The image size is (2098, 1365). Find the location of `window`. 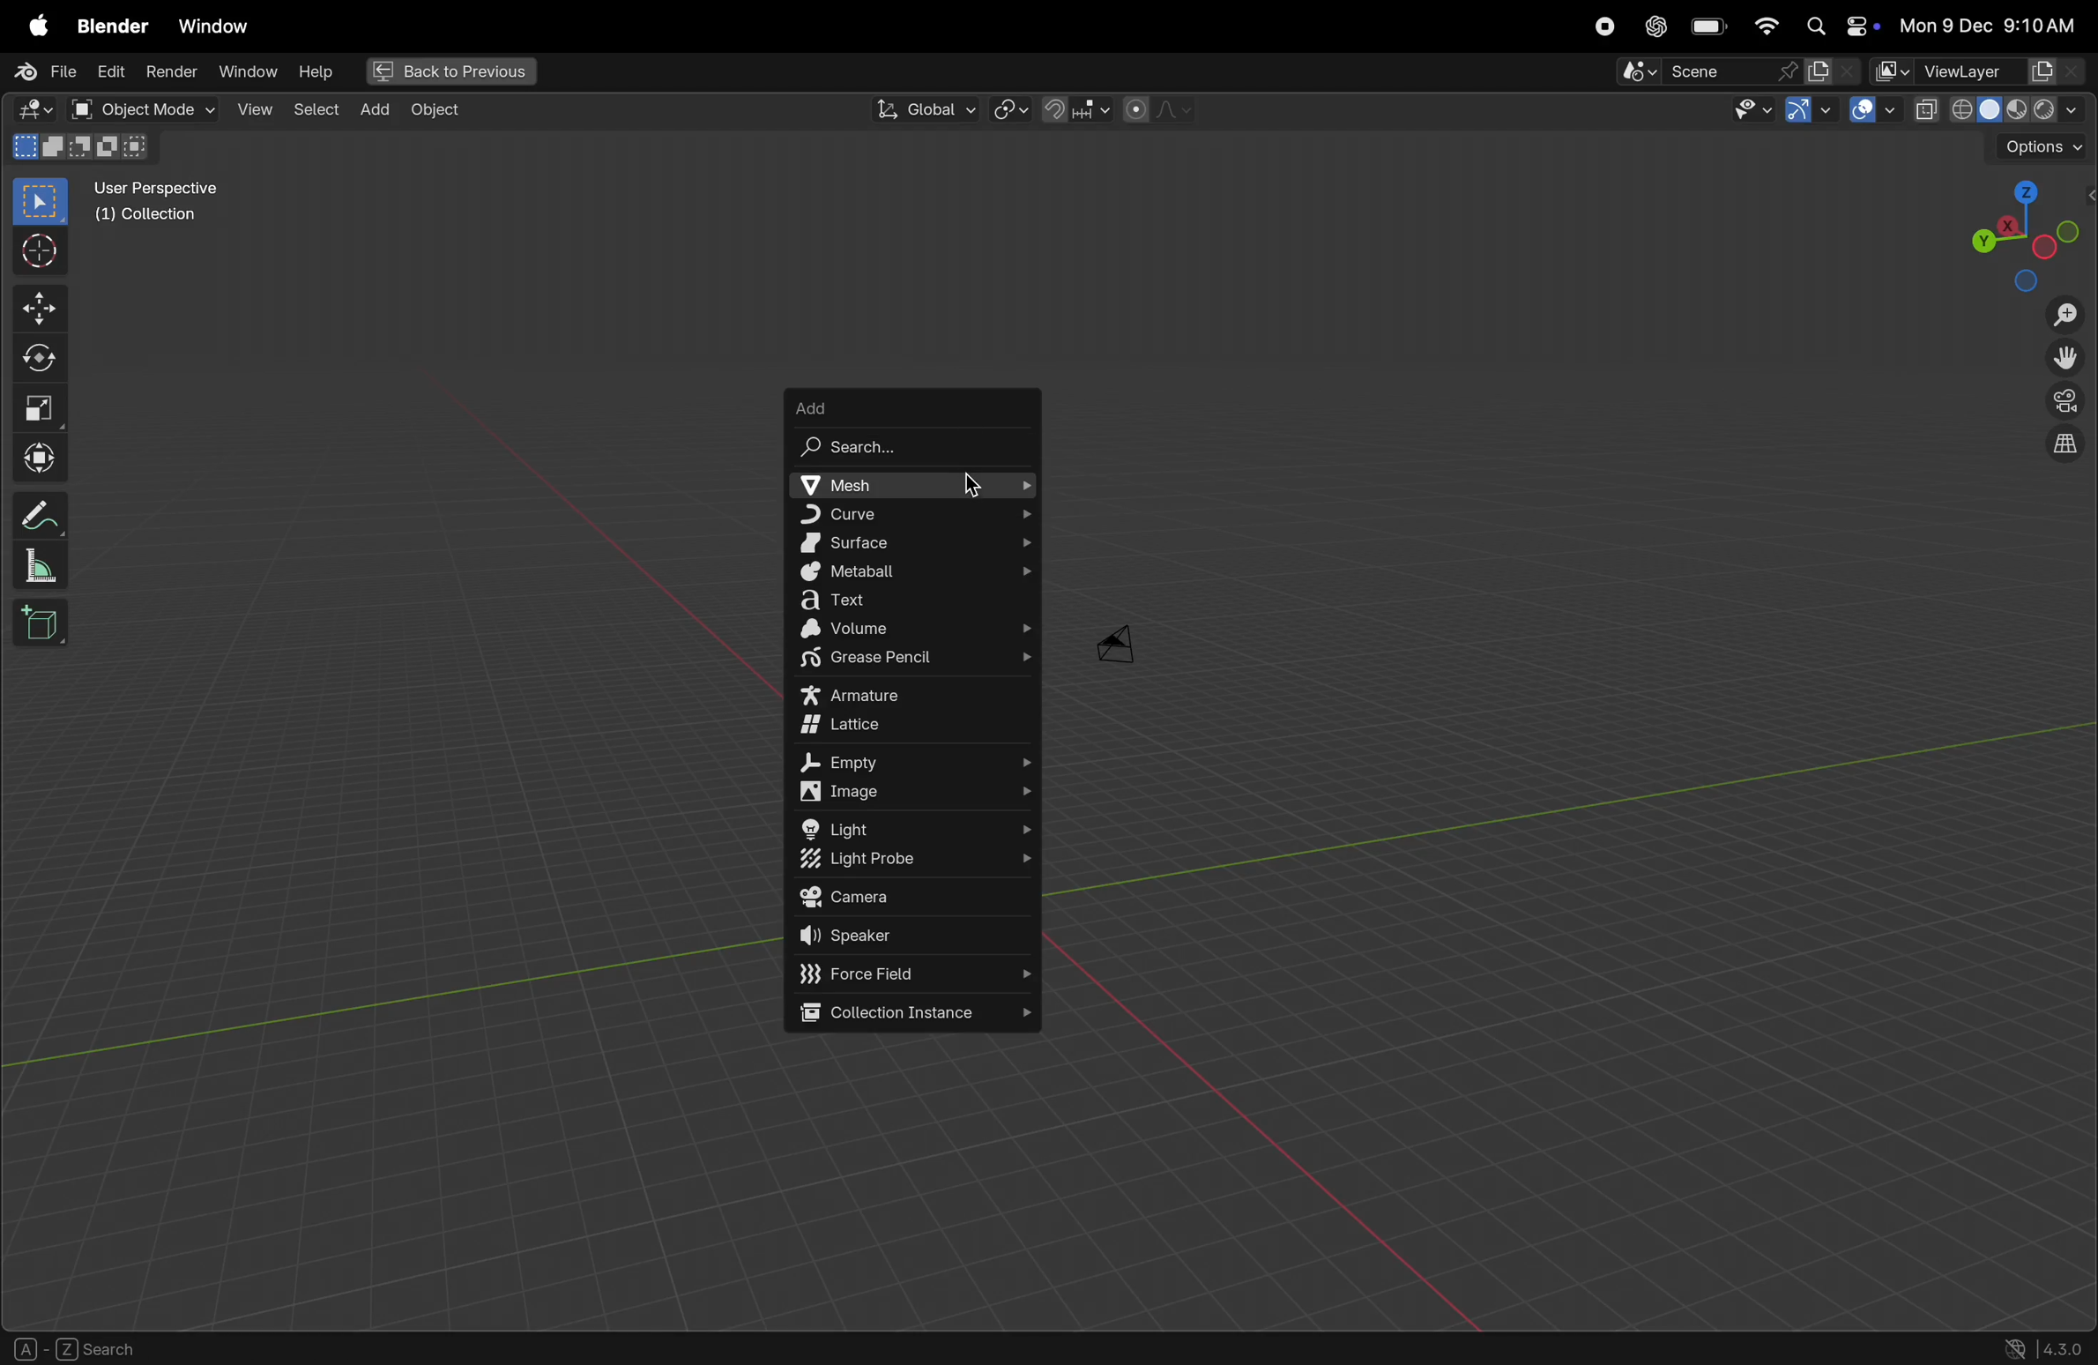

window is located at coordinates (246, 71).